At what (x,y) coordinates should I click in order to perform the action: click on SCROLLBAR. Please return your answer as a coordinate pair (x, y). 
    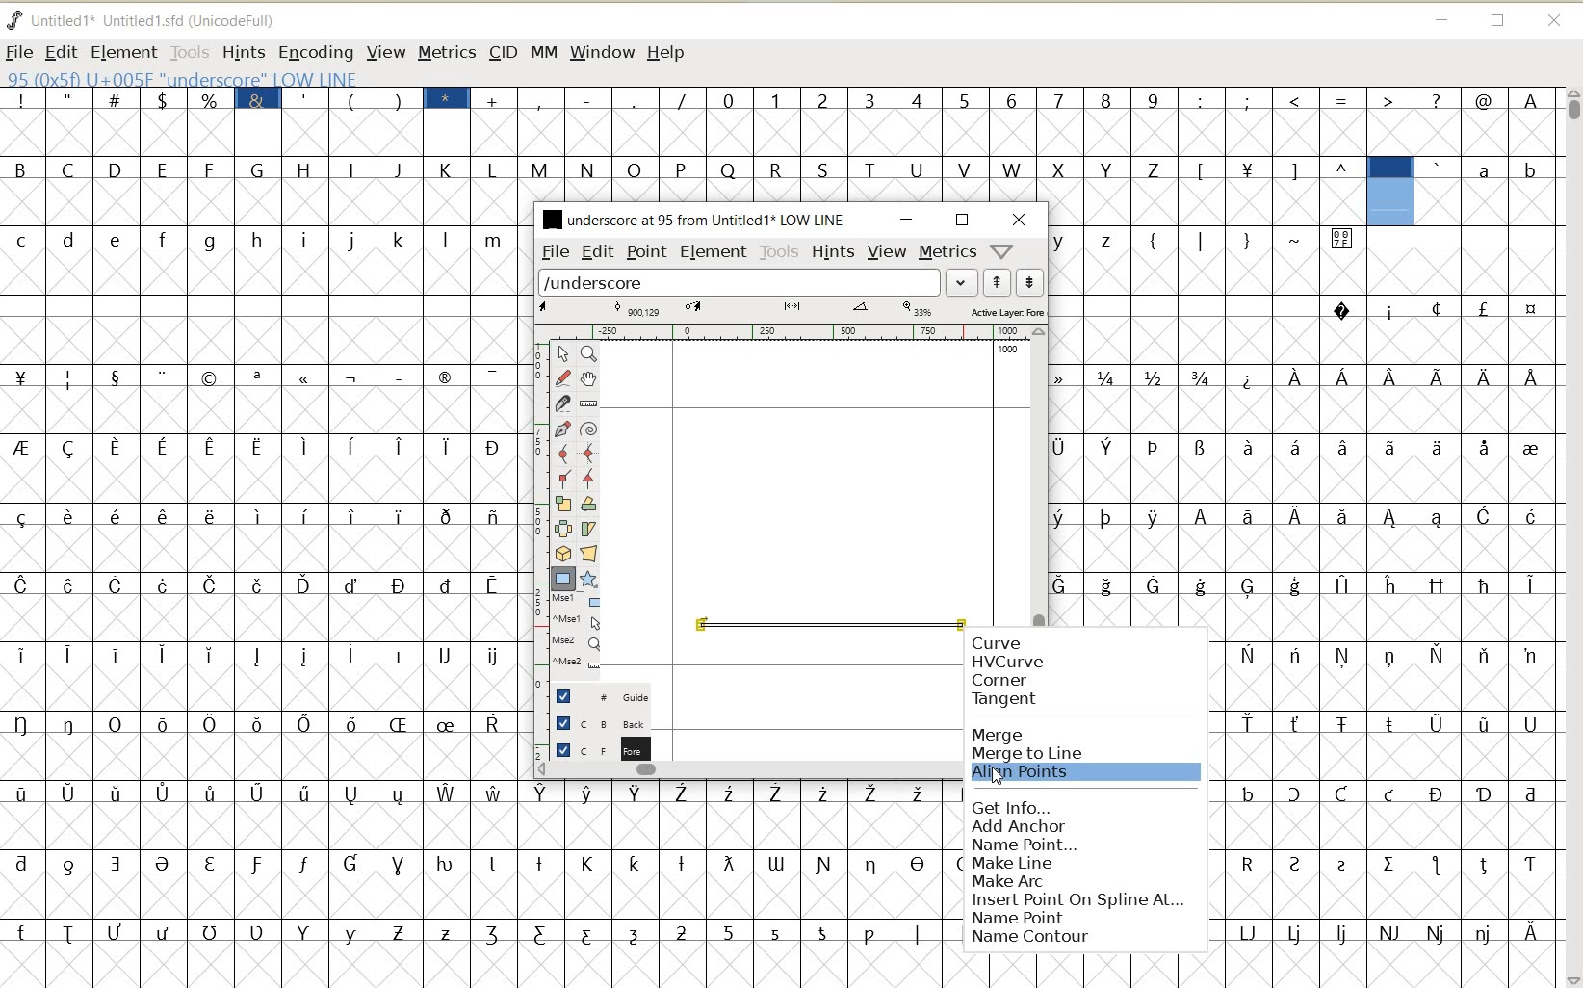
    Looking at the image, I should click on (750, 770).